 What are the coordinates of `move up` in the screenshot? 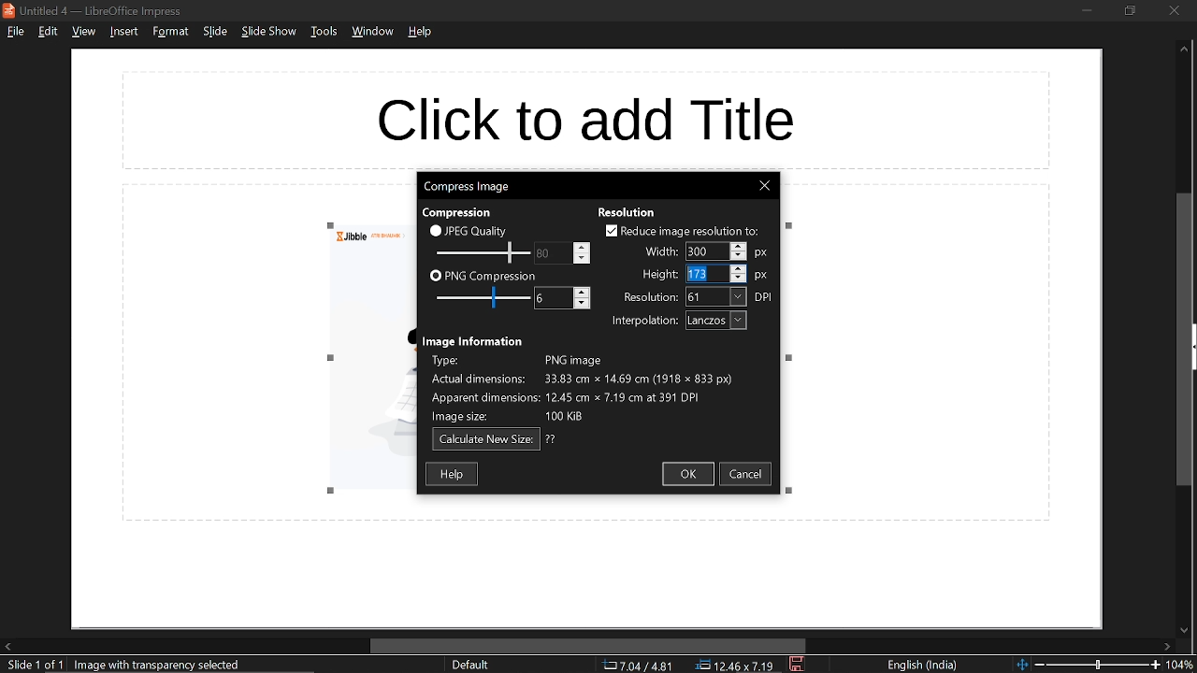 It's located at (1184, 52).